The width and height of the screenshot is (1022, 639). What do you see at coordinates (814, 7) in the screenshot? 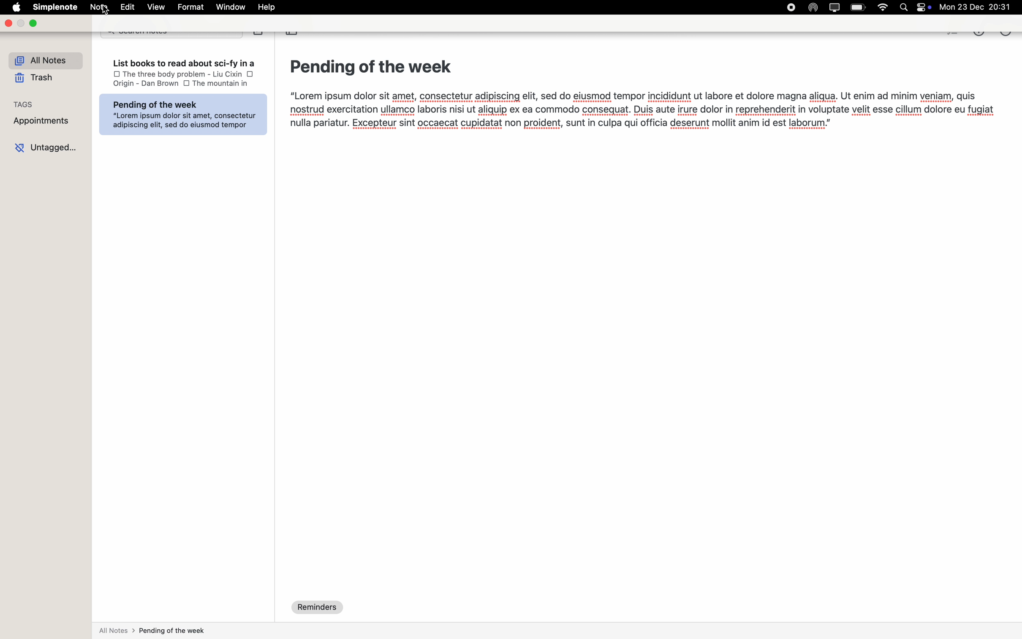
I see `Airdrop` at bounding box center [814, 7].